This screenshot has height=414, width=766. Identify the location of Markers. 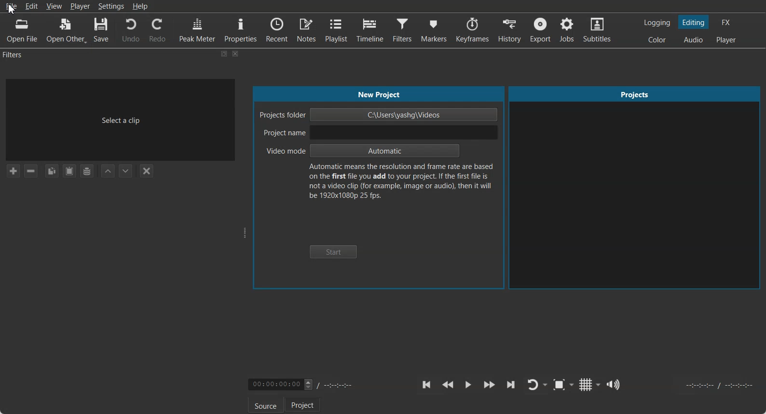
(435, 29).